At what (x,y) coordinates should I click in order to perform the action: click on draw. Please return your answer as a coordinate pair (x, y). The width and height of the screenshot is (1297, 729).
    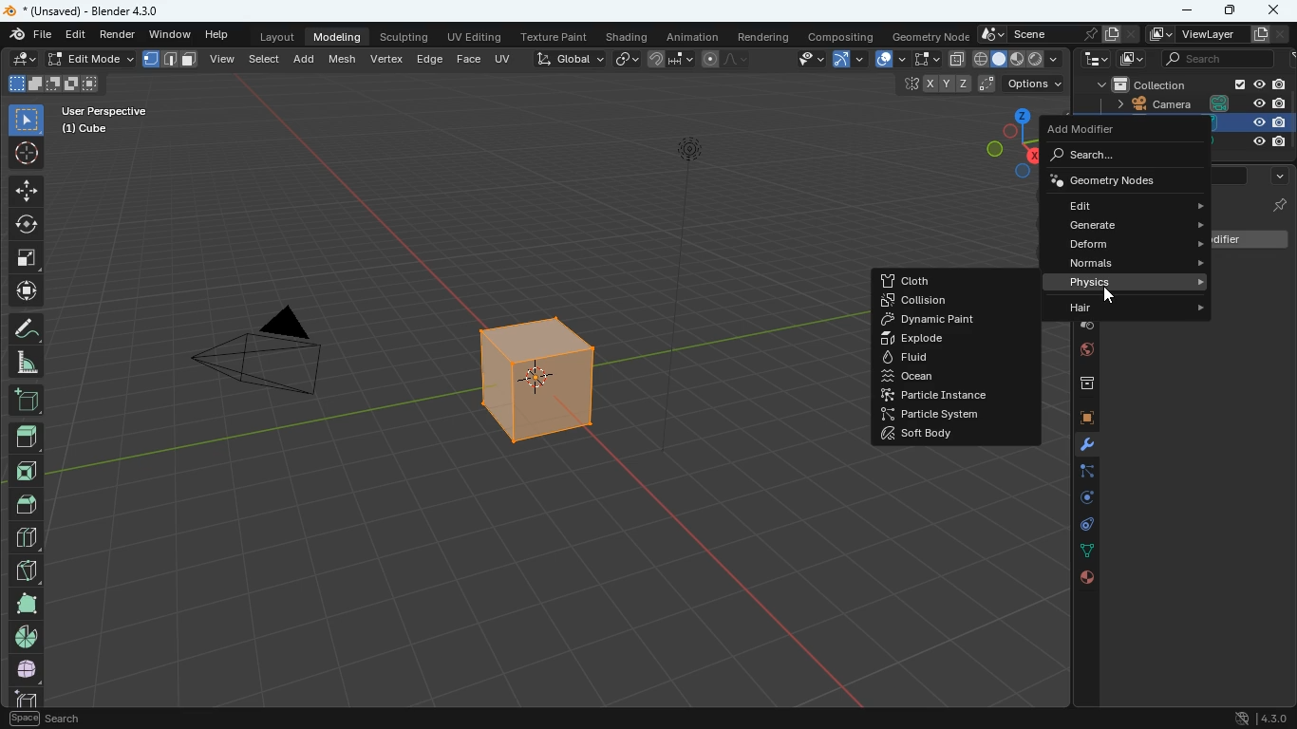
    Looking at the image, I should click on (25, 327).